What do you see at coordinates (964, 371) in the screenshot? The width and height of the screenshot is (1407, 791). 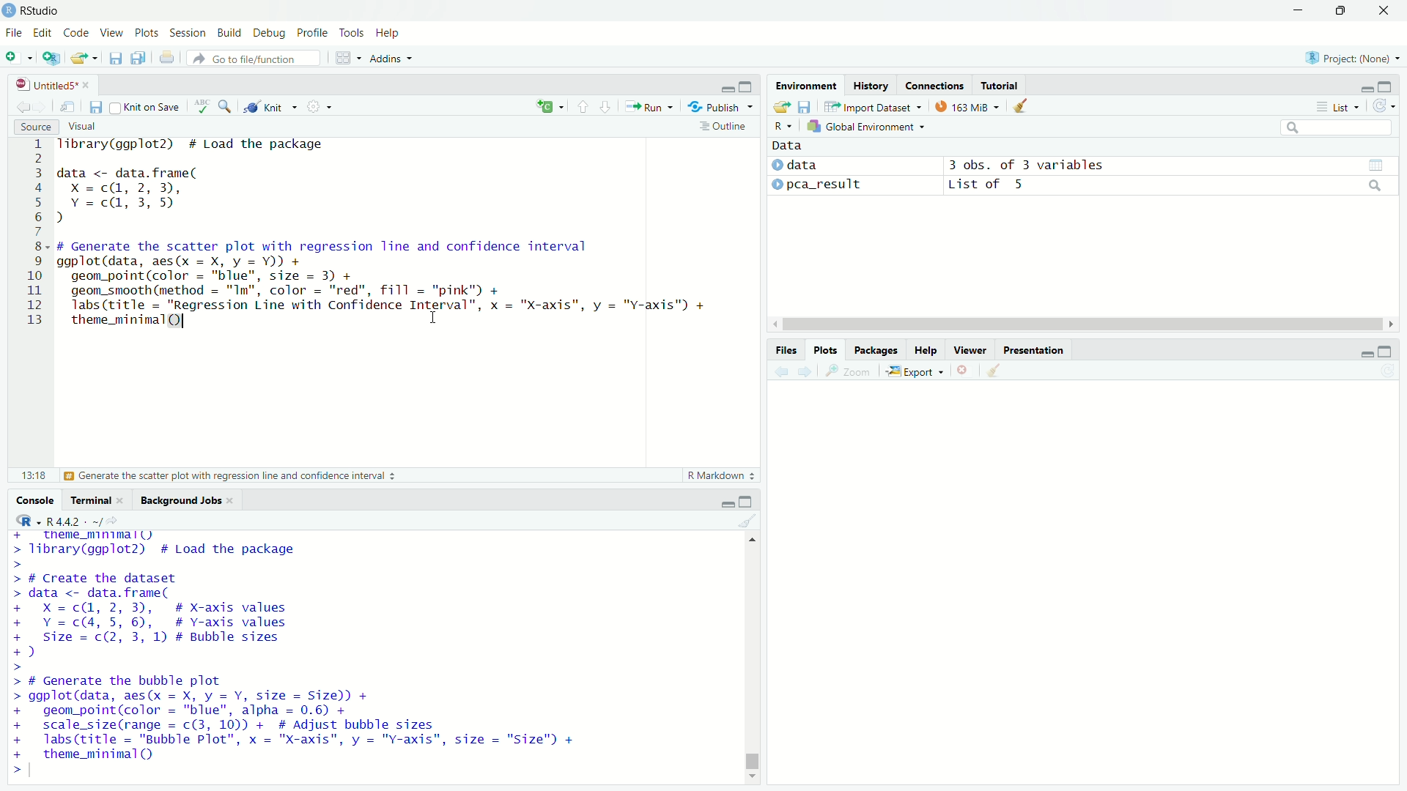 I see `Remove current plot` at bounding box center [964, 371].